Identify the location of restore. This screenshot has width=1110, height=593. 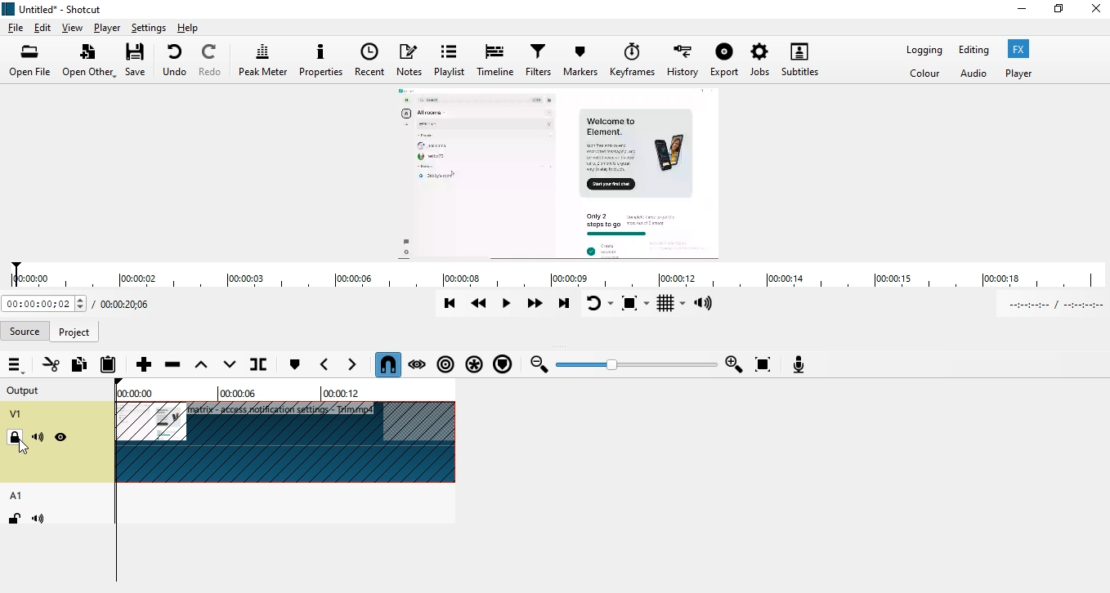
(1059, 8).